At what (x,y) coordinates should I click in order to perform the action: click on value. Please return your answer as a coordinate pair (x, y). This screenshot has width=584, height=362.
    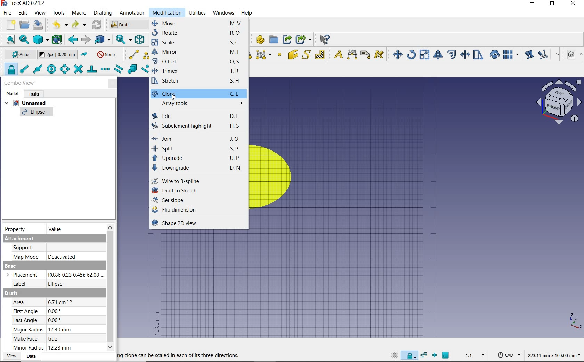
    Looking at the image, I should click on (57, 229).